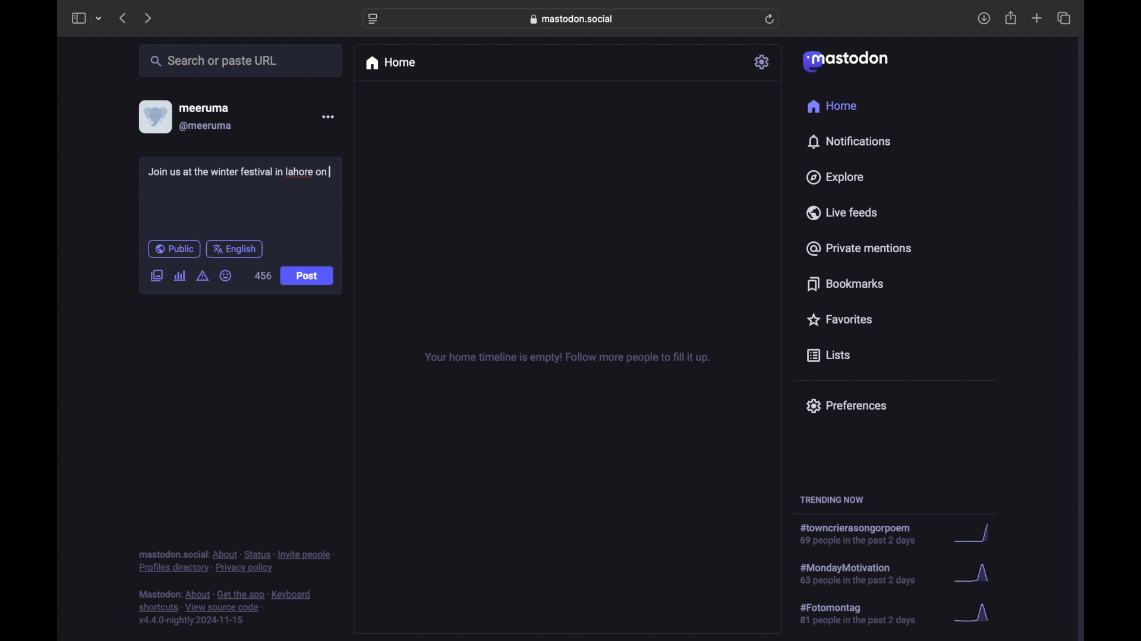  What do you see at coordinates (771, 20) in the screenshot?
I see `refresh` at bounding box center [771, 20].